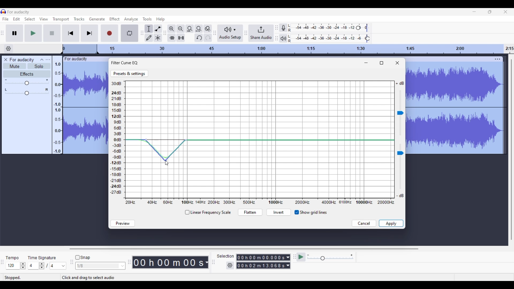 The height and width of the screenshot is (289, 514). What do you see at coordinates (57, 105) in the screenshot?
I see `Scale to measure audio` at bounding box center [57, 105].